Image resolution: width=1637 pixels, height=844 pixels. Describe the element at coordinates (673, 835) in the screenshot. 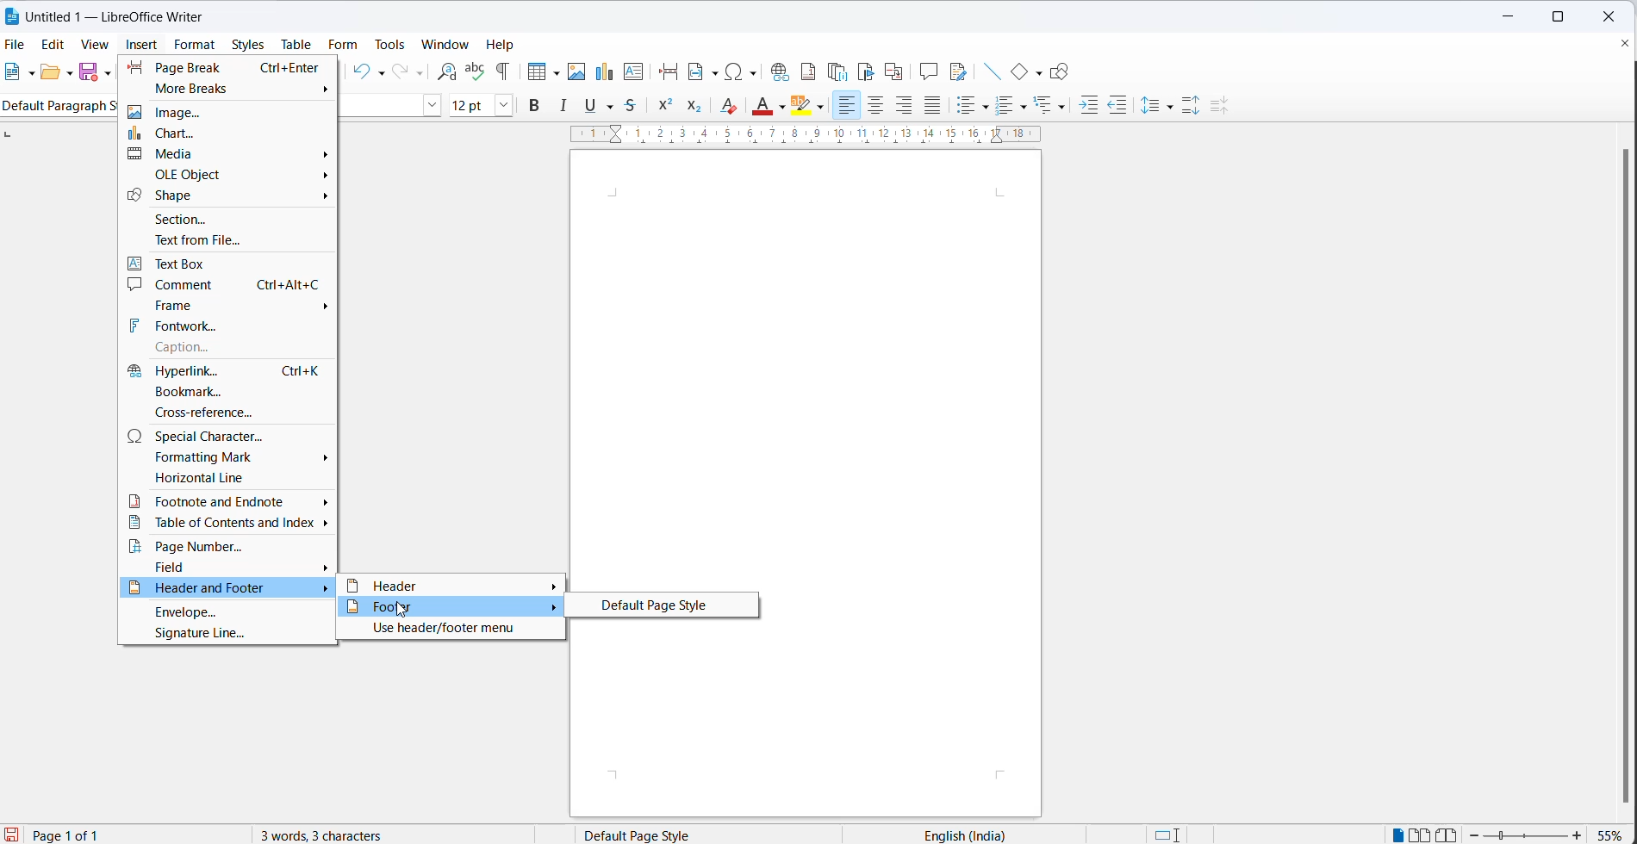

I see `page style` at that location.